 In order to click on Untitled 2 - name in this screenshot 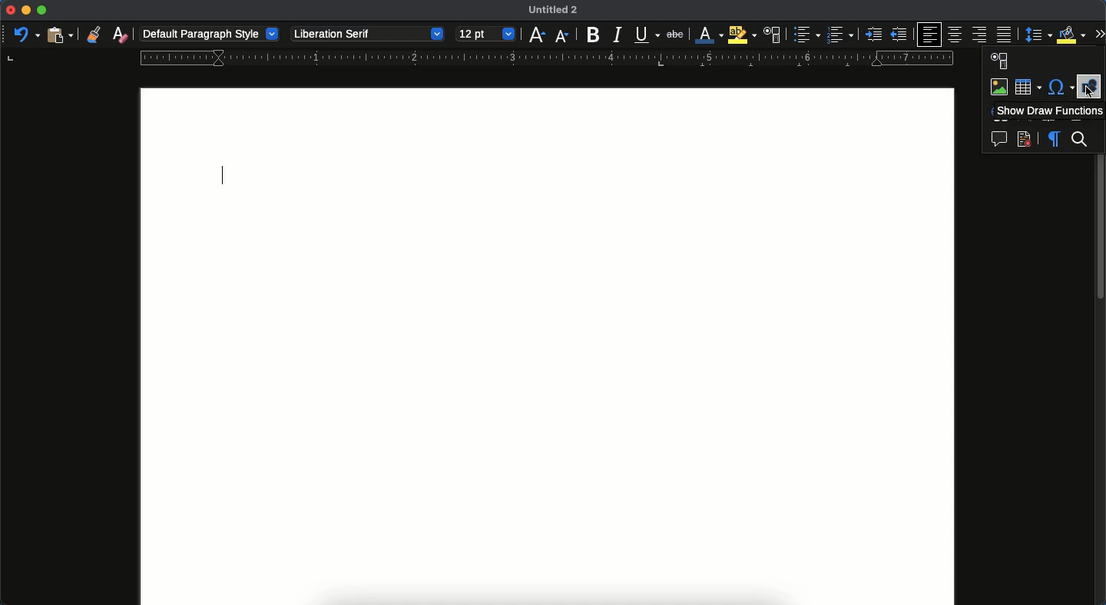, I will do `click(556, 11)`.